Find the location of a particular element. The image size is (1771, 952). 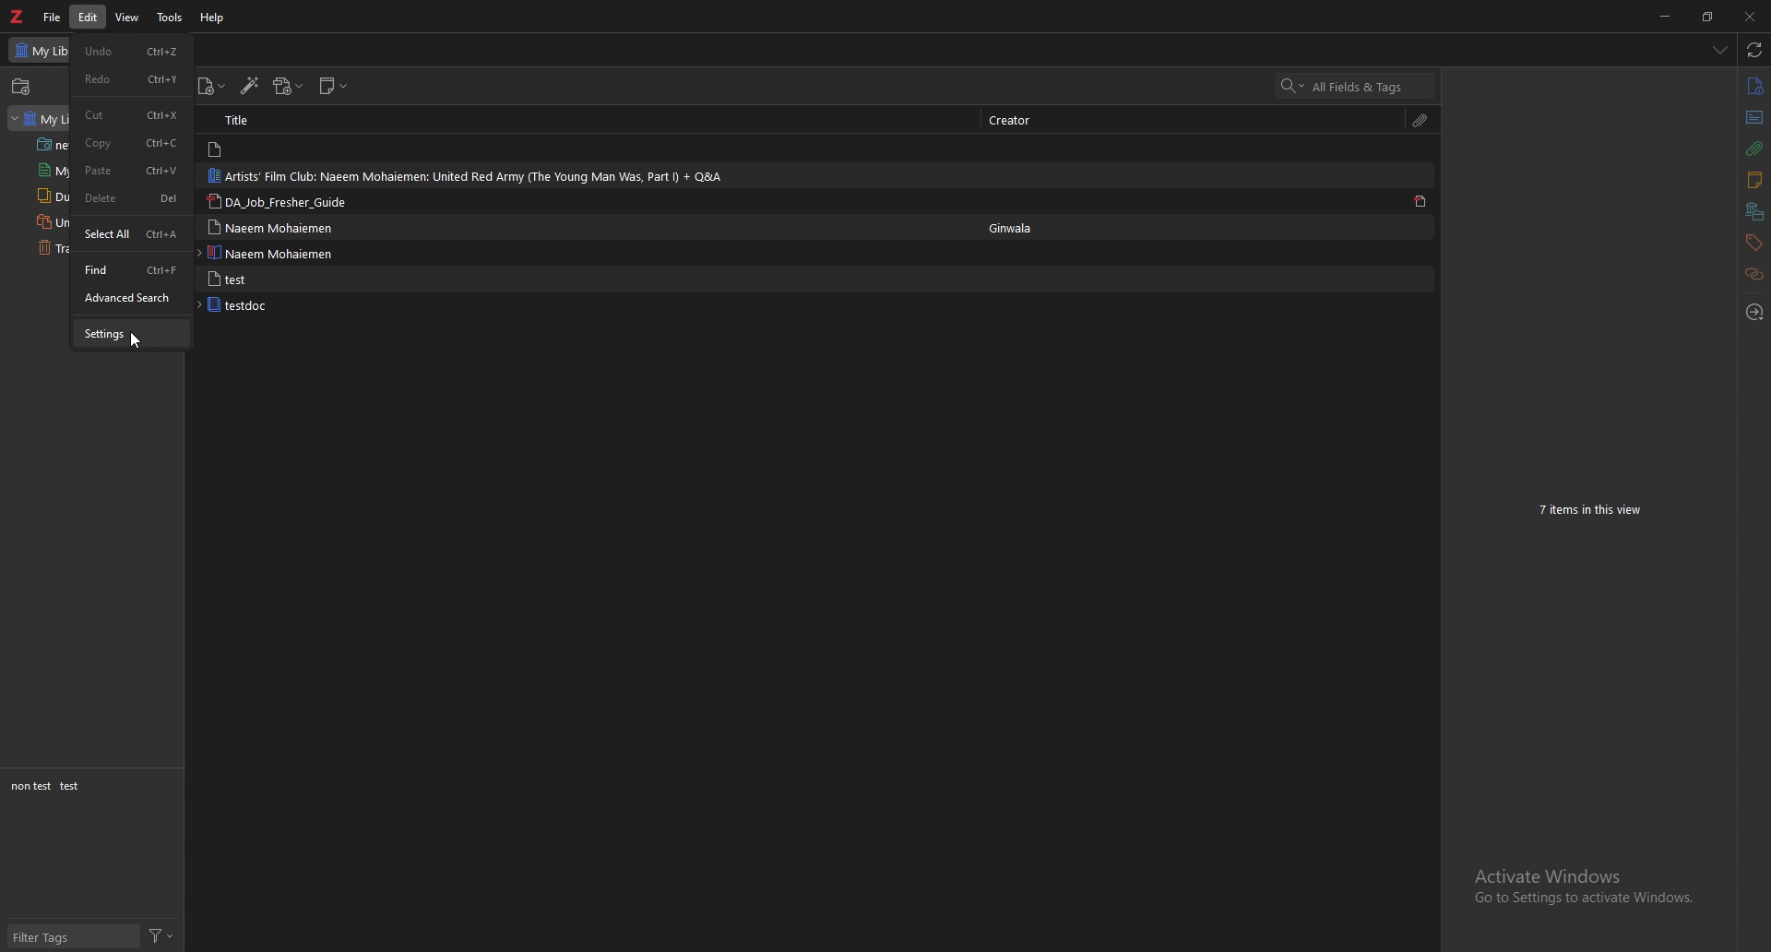

redo is located at coordinates (132, 78).